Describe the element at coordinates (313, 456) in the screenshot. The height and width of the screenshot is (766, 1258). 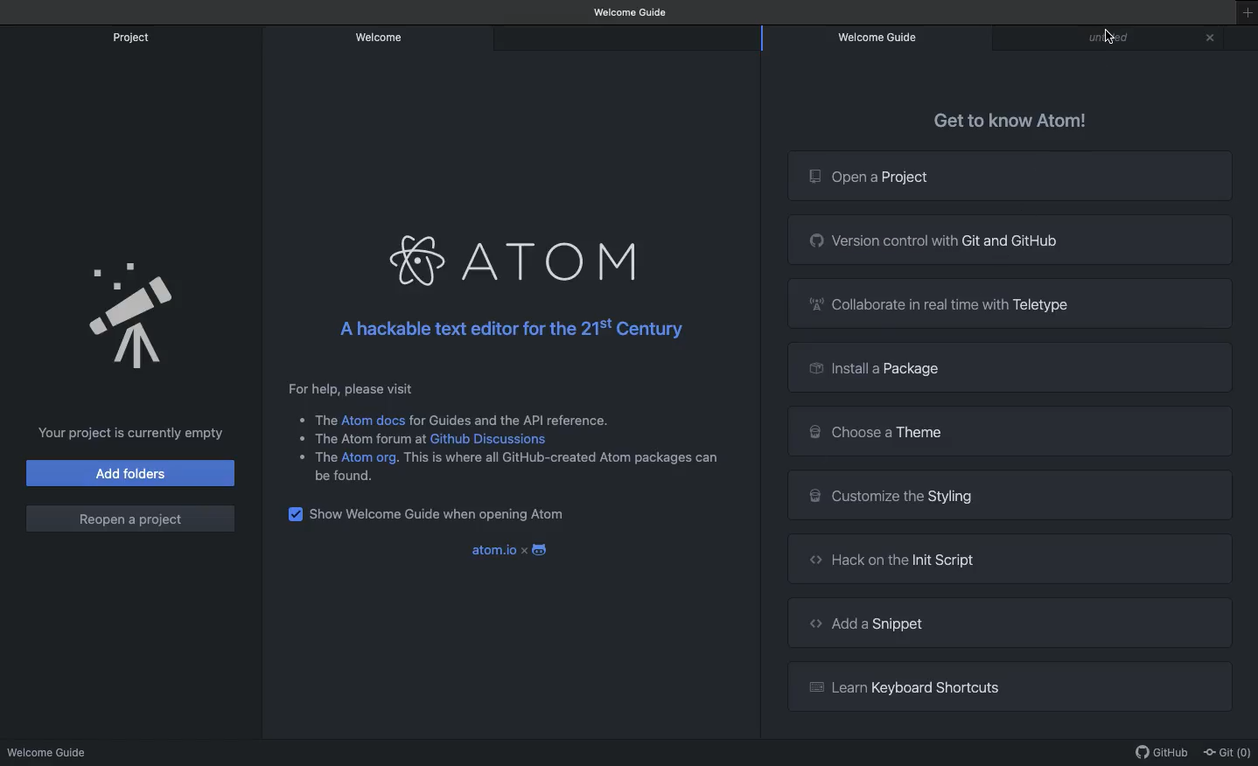
I see `list item` at that location.